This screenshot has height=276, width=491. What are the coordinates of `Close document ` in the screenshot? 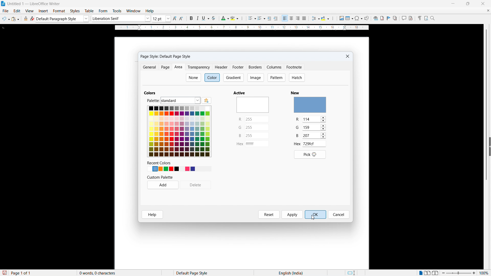 It's located at (488, 10).